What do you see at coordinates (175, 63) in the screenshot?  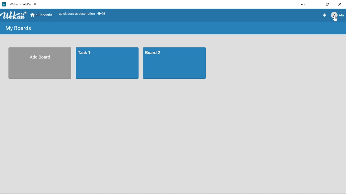 I see `Board titled "Board 2"` at bounding box center [175, 63].